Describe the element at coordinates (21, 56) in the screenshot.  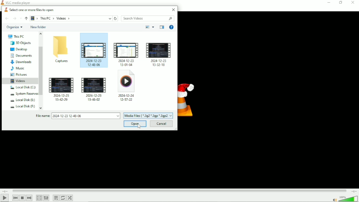
I see `Documents` at that location.